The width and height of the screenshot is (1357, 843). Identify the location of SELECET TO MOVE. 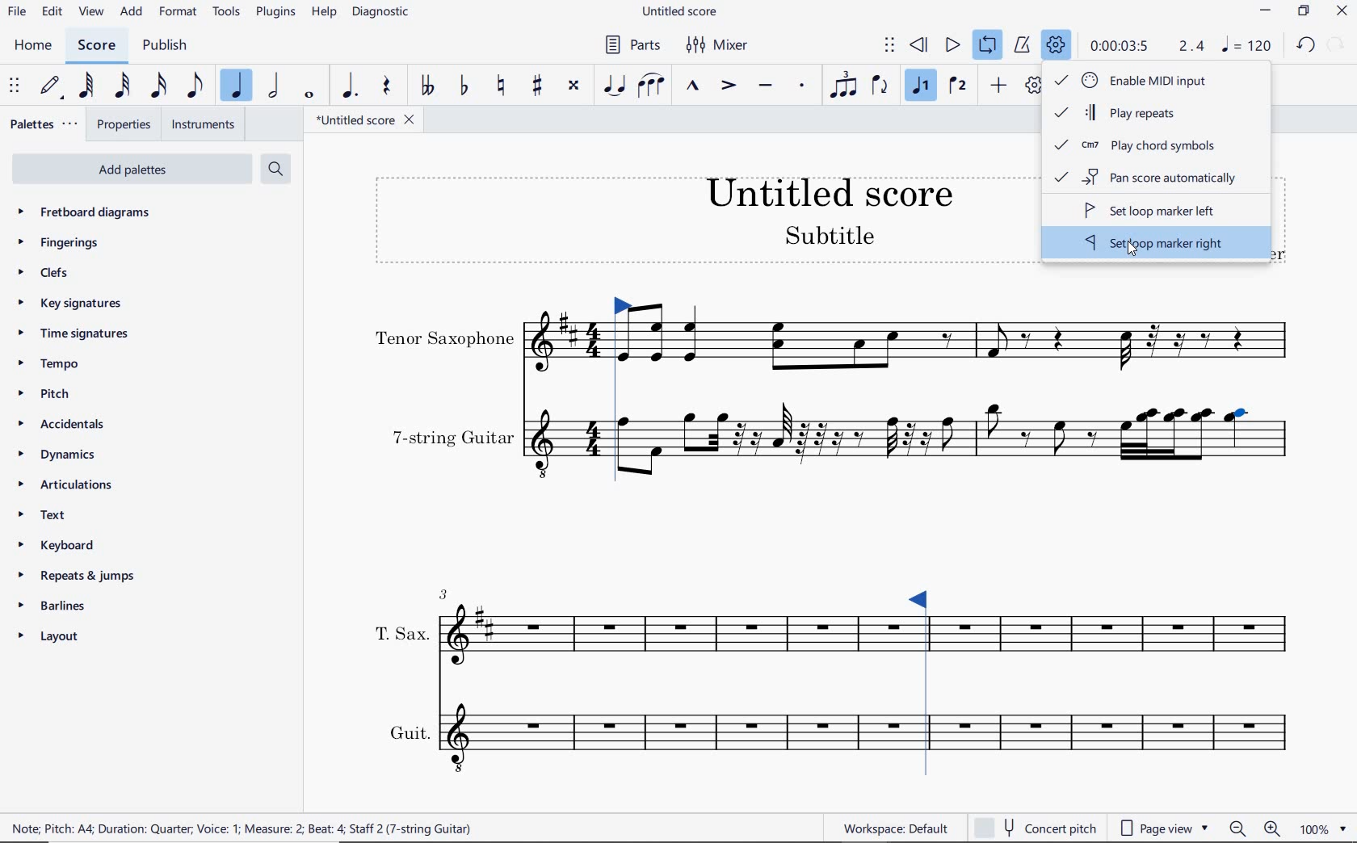
(14, 86).